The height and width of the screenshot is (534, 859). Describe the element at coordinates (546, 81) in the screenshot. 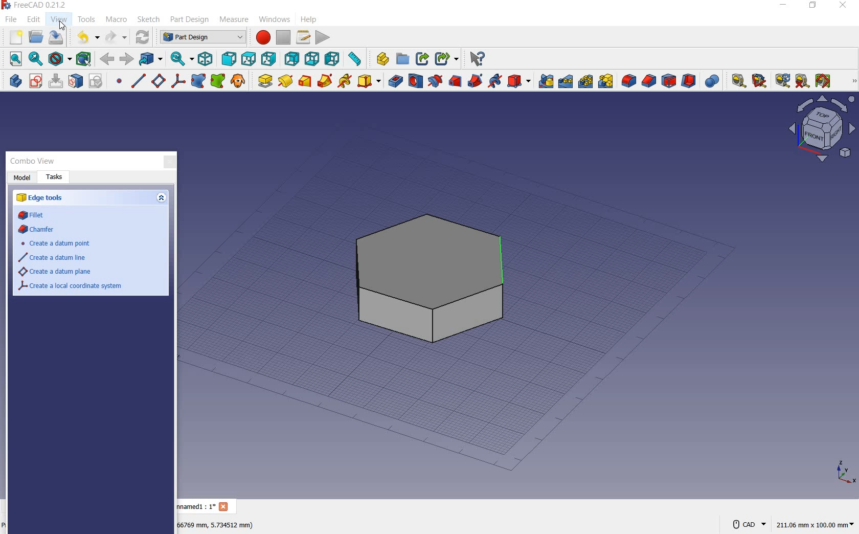

I see `mirrored` at that location.